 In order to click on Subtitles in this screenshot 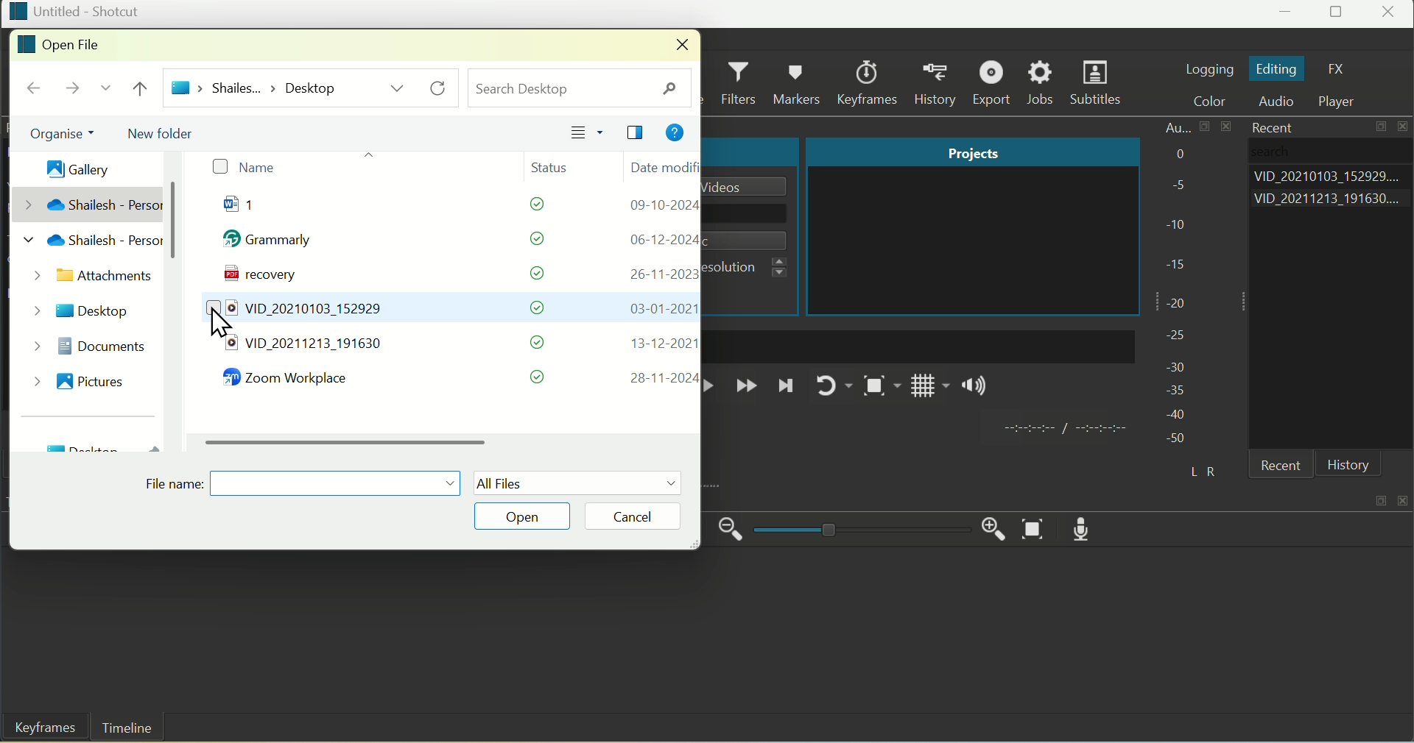, I will do `click(1099, 85)`.